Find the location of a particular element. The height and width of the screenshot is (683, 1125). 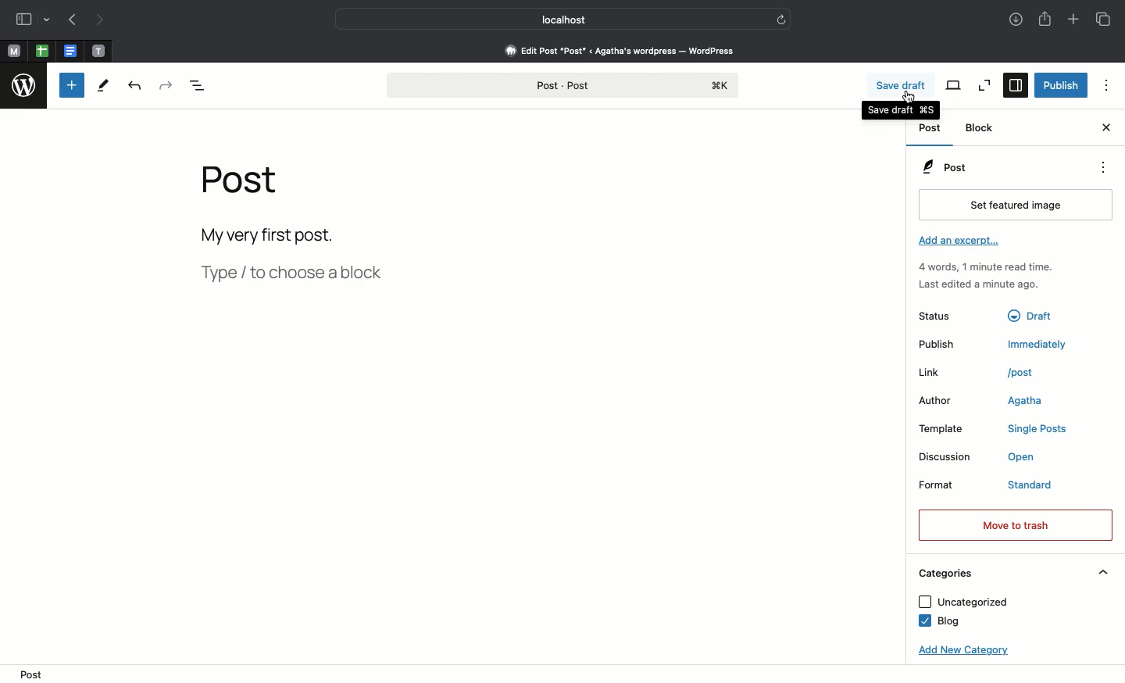

Publish is located at coordinates (1062, 85).